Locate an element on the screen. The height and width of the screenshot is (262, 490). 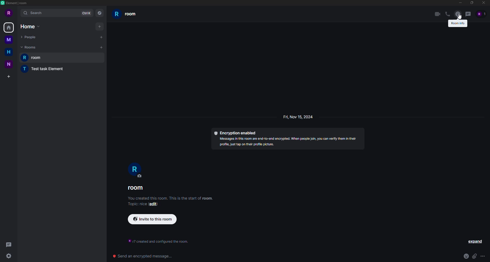
room R is located at coordinates (136, 171).